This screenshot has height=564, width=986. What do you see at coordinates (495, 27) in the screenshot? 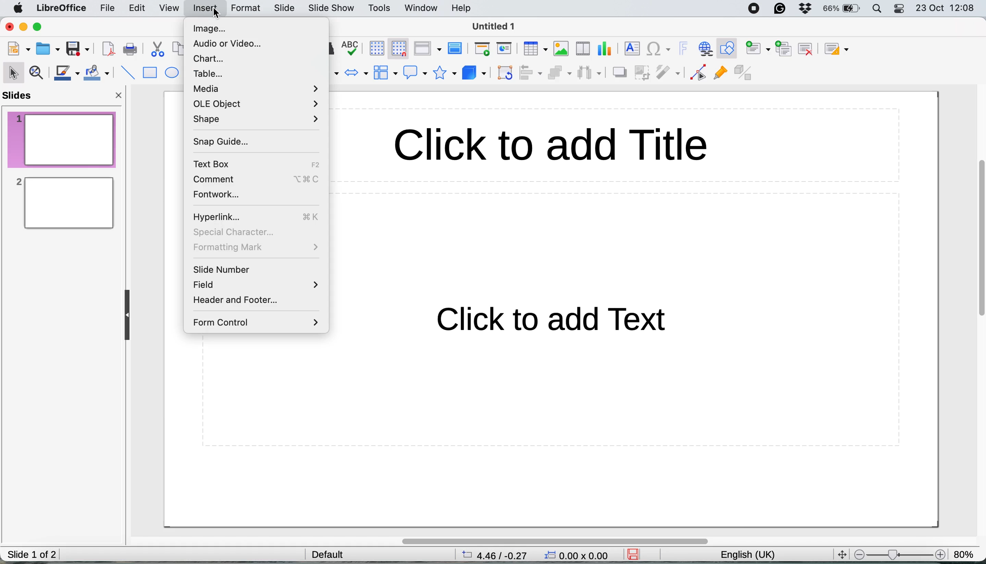
I see `Untitled 1` at bounding box center [495, 27].